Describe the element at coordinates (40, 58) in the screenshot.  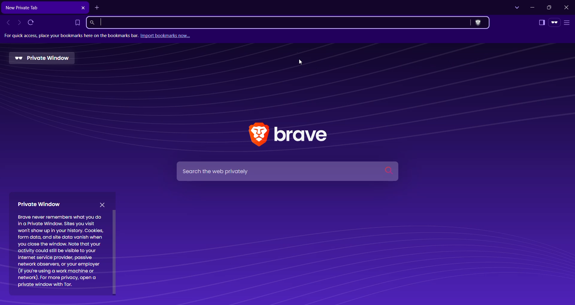
I see `Private Window` at that location.